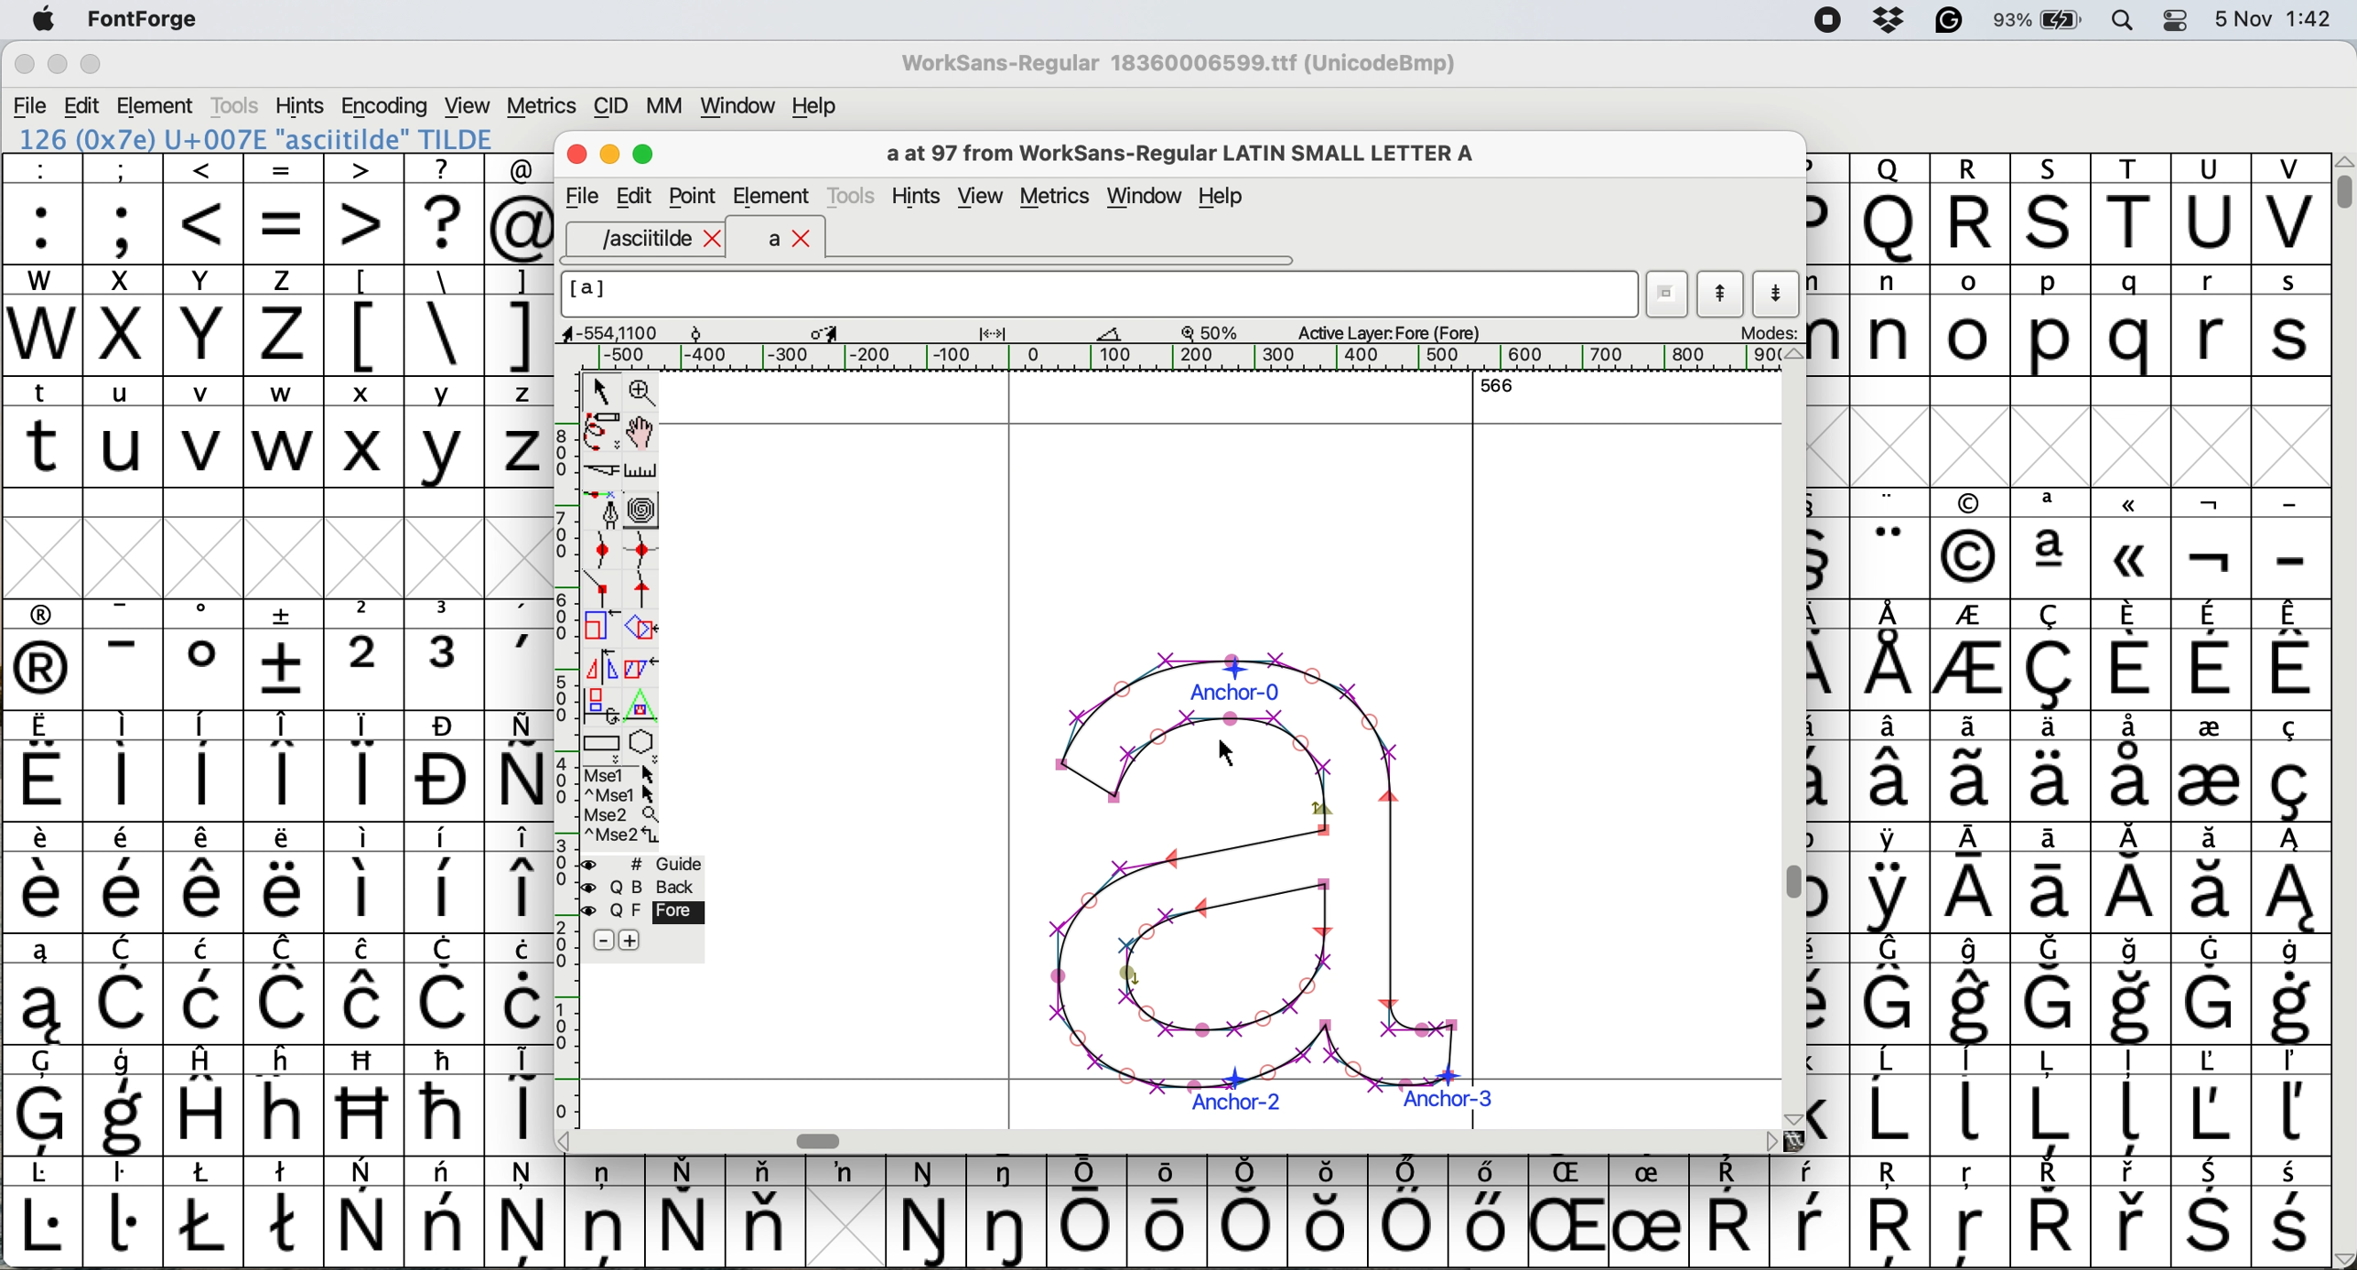 Image resolution: width=2357 pixels, height=1270 pixels. I want to click on symbol, so click(129, 991).